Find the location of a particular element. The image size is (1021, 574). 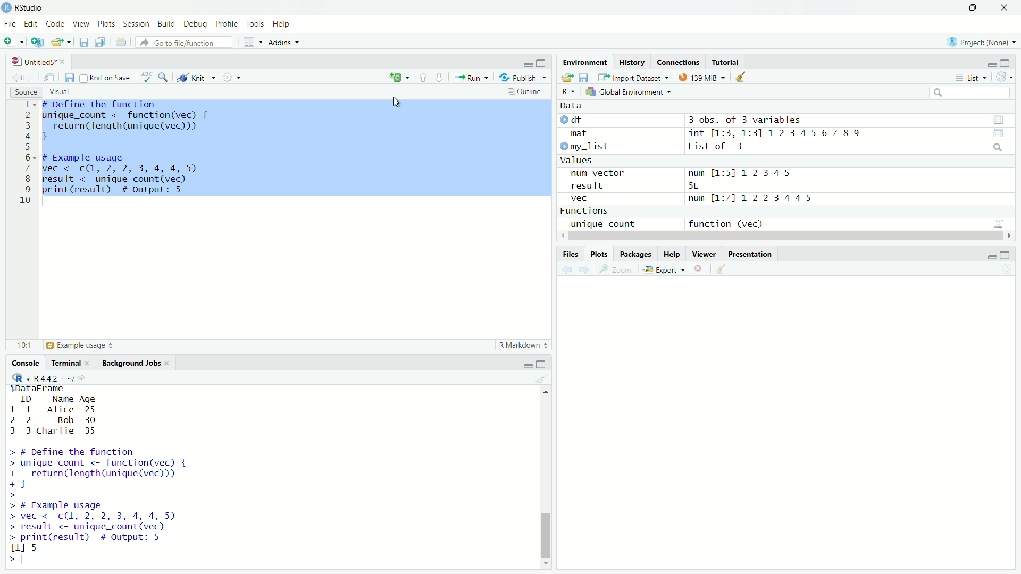

Addins is located at coordinates (282, 43).